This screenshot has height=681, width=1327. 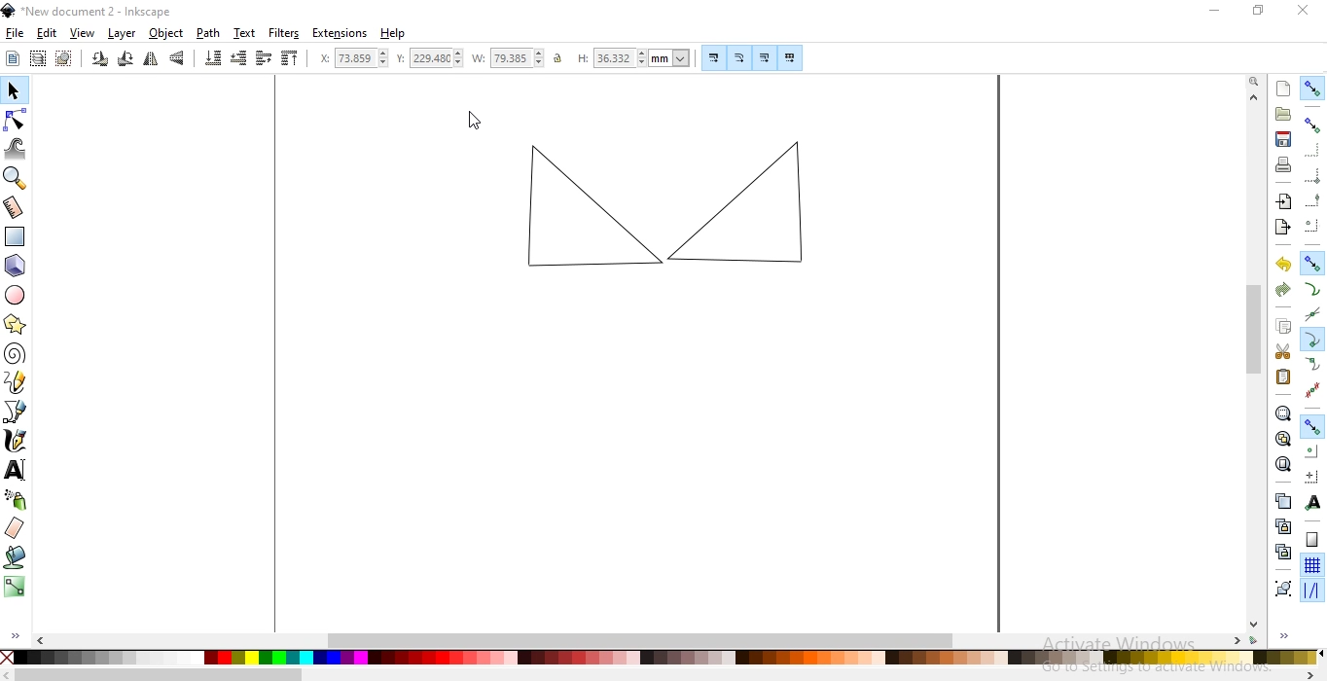 What do you see at coordinates (240, 59) in the screenshot?
I see `lower selection one step` at bounding box center [240, 59].